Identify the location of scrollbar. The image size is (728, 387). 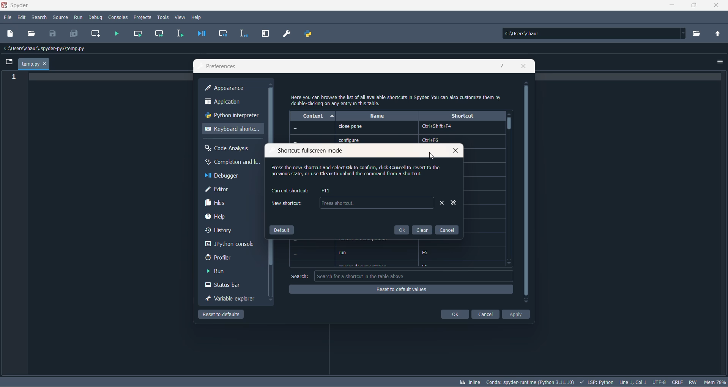
(273, 116).